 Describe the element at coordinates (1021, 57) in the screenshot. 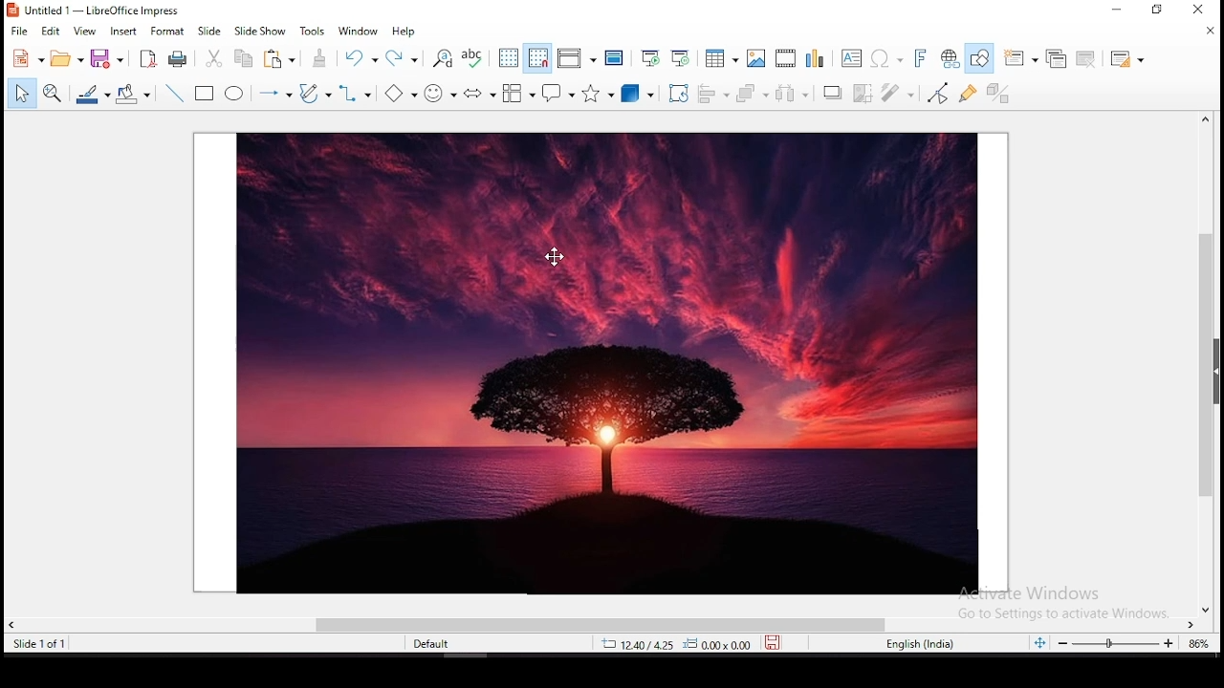

I see `new slide` at that location.